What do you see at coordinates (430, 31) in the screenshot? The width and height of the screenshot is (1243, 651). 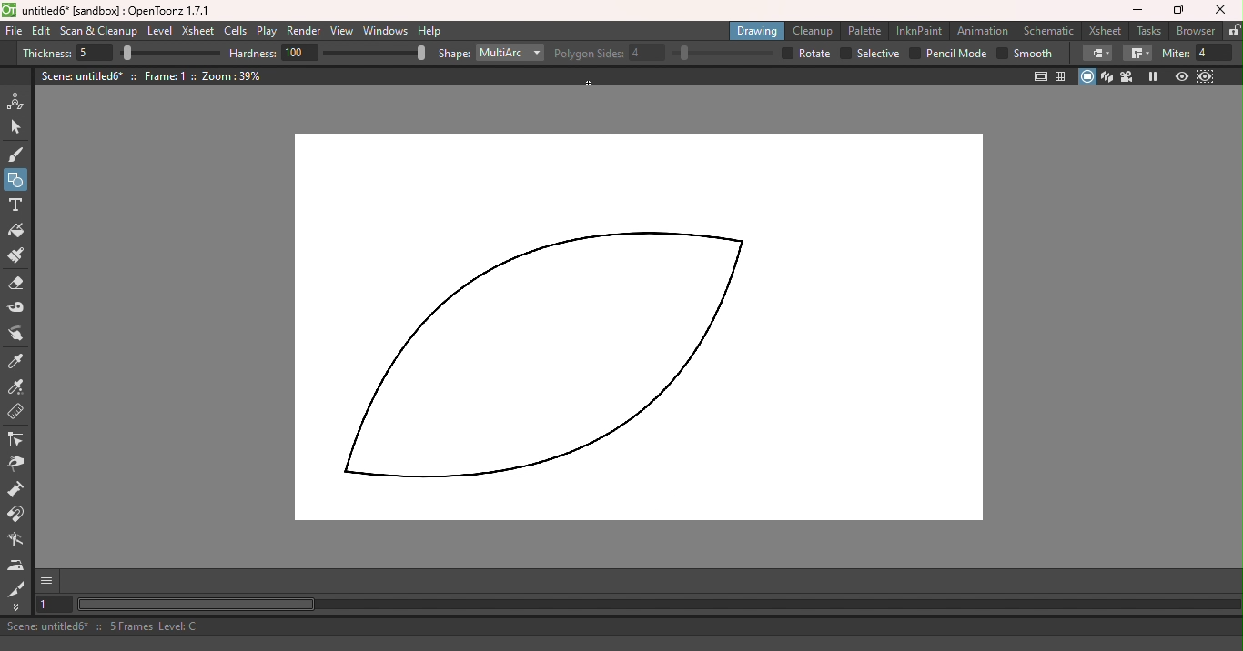 I see `Help` at bounding box center [430, 31].